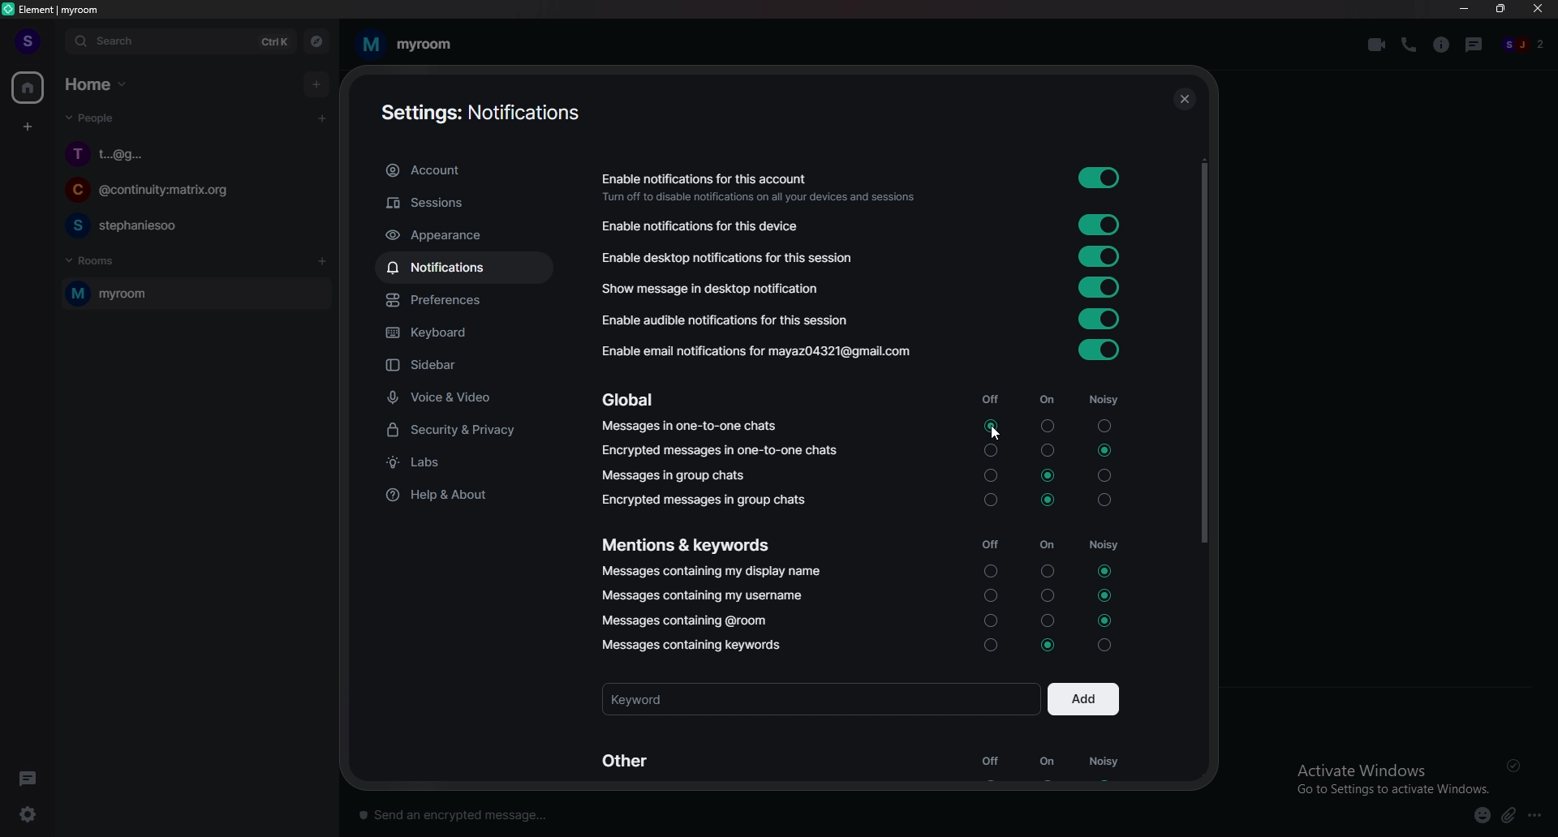  Describe the element at coordinates (1474, 45) in the screenshot. I see `thread` at that location.